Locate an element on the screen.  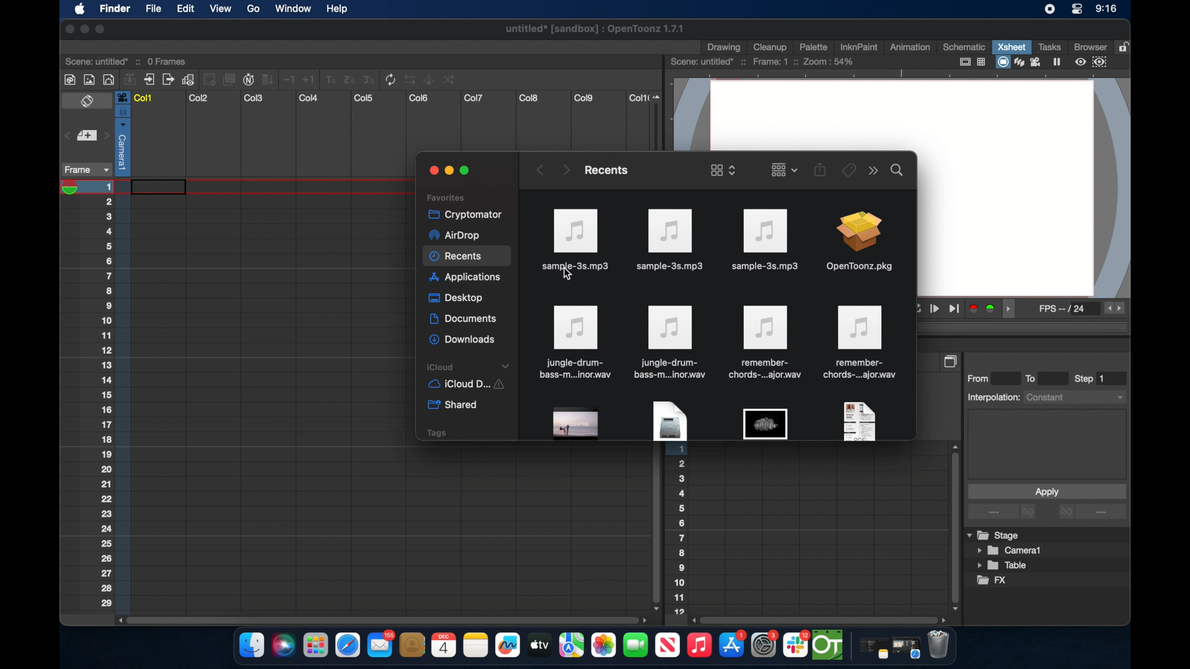
siri is located at coordinates (282, 645).